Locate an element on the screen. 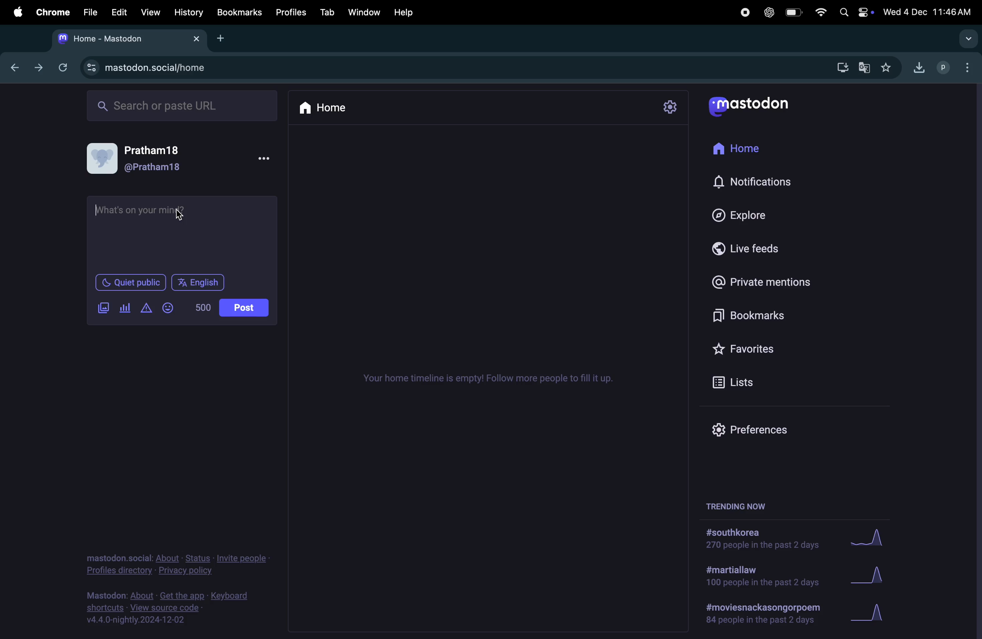 This screenshot has height=639, width=982. View is located at coordinates (151, 12).